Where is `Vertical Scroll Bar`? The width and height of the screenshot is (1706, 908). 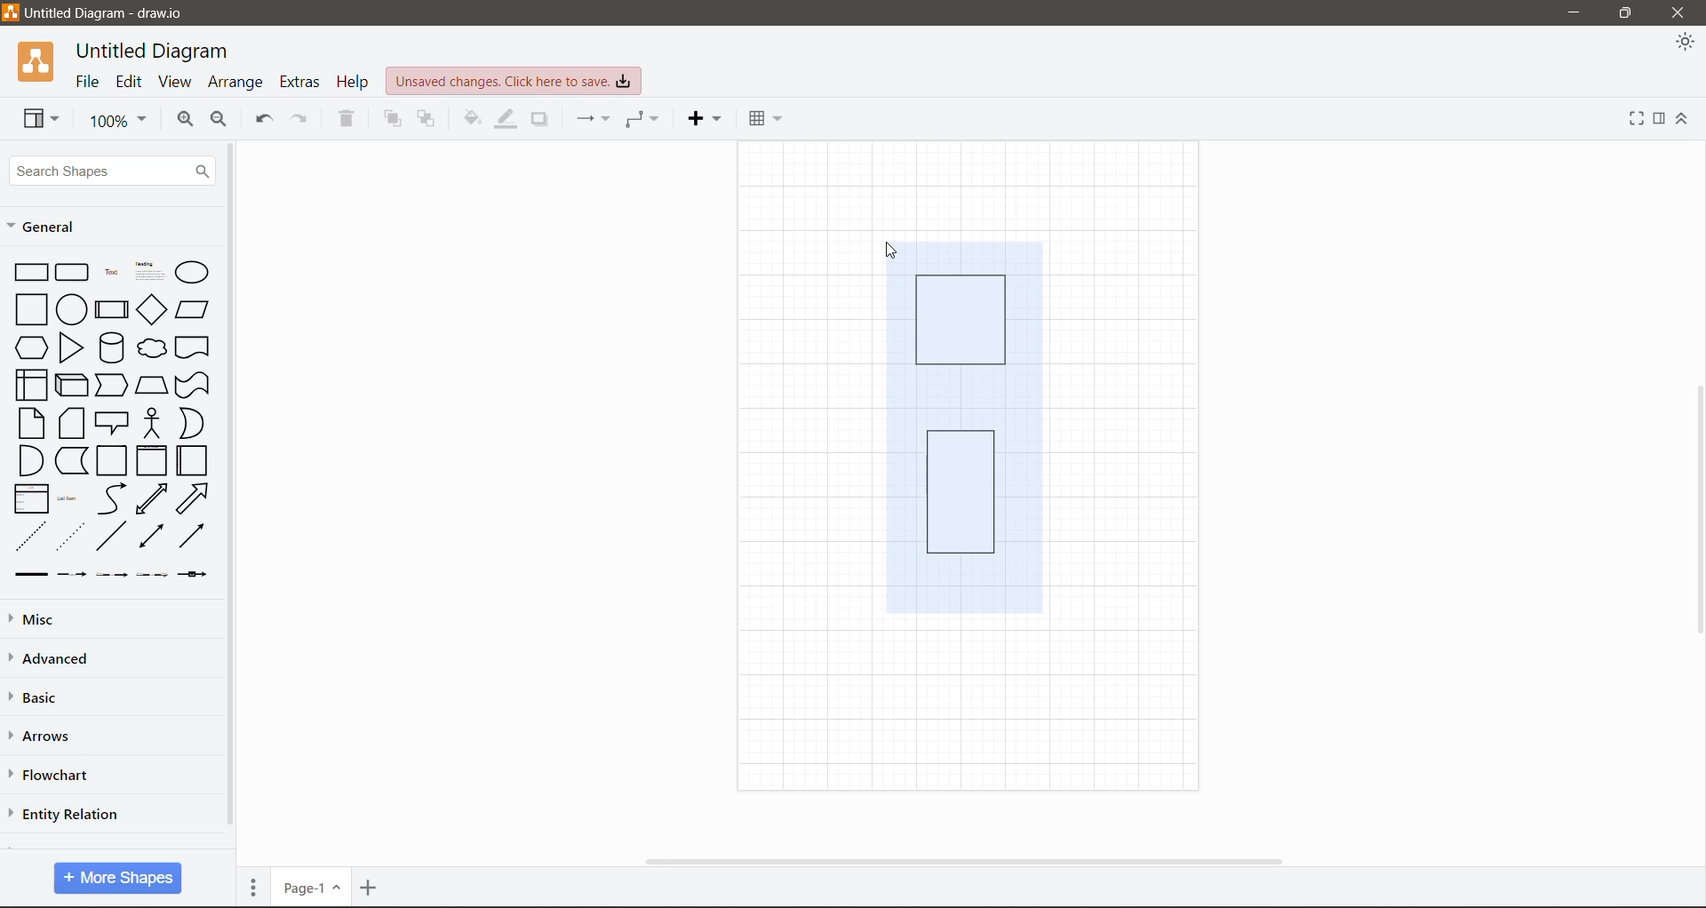
Vertical Scroll Bar is located at coordinates (231, 491).